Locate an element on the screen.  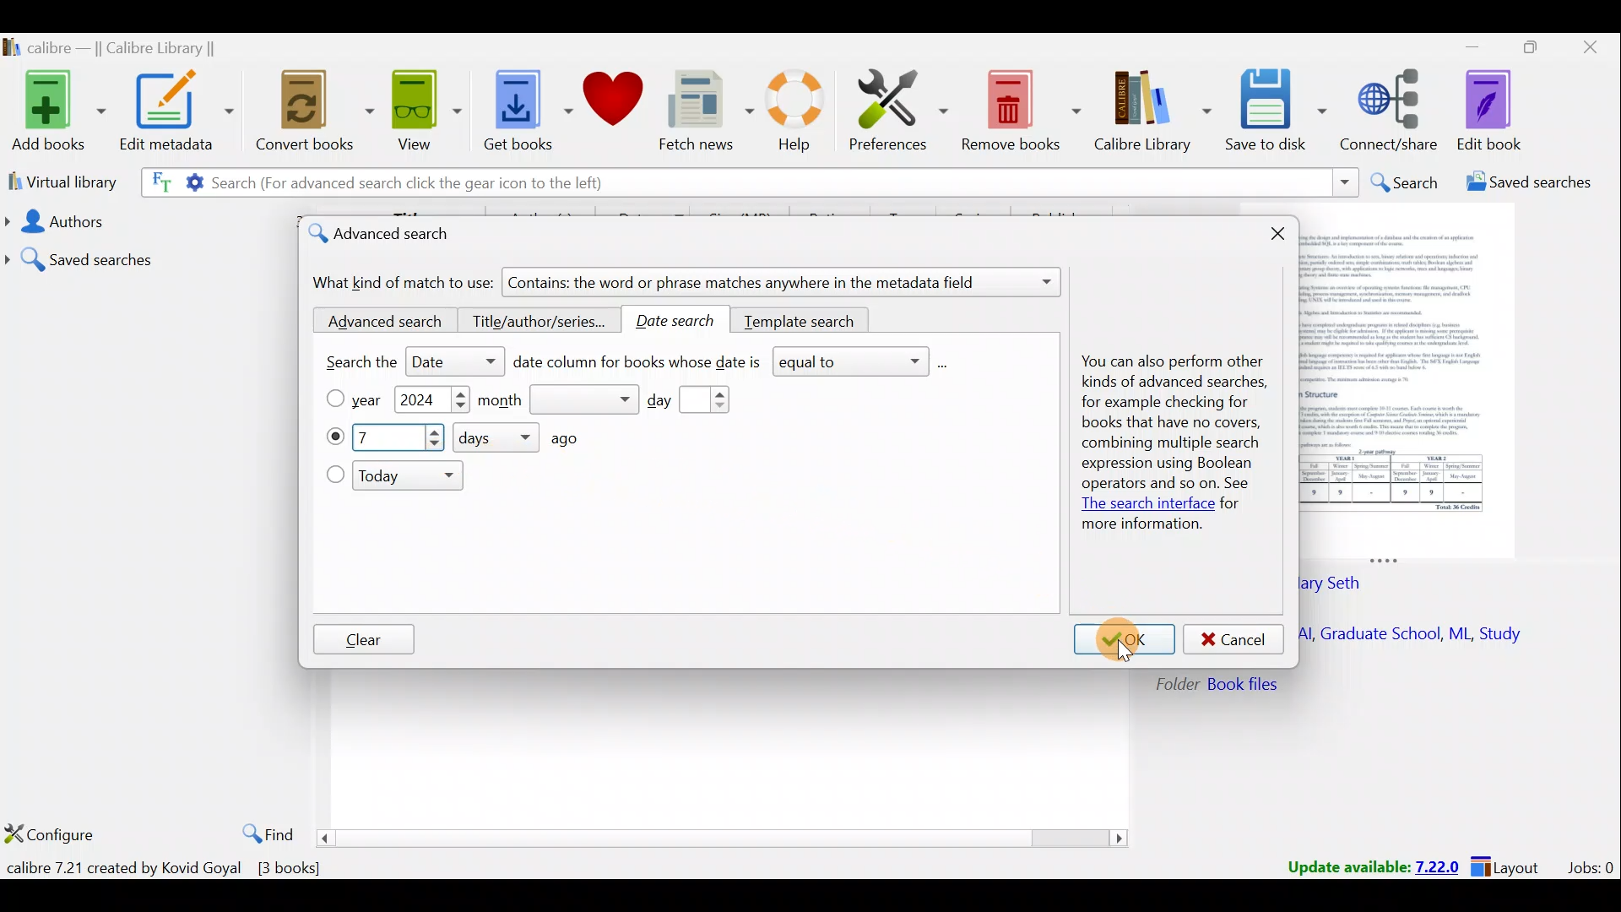
Cancel is located at coordinates (1234, 640).